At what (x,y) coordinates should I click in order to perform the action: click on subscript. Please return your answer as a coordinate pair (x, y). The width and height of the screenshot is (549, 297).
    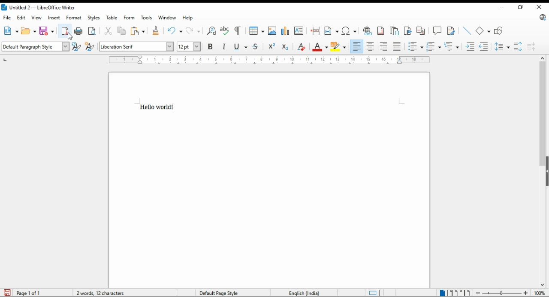
    Looking at the image, I should click on (285, 47).